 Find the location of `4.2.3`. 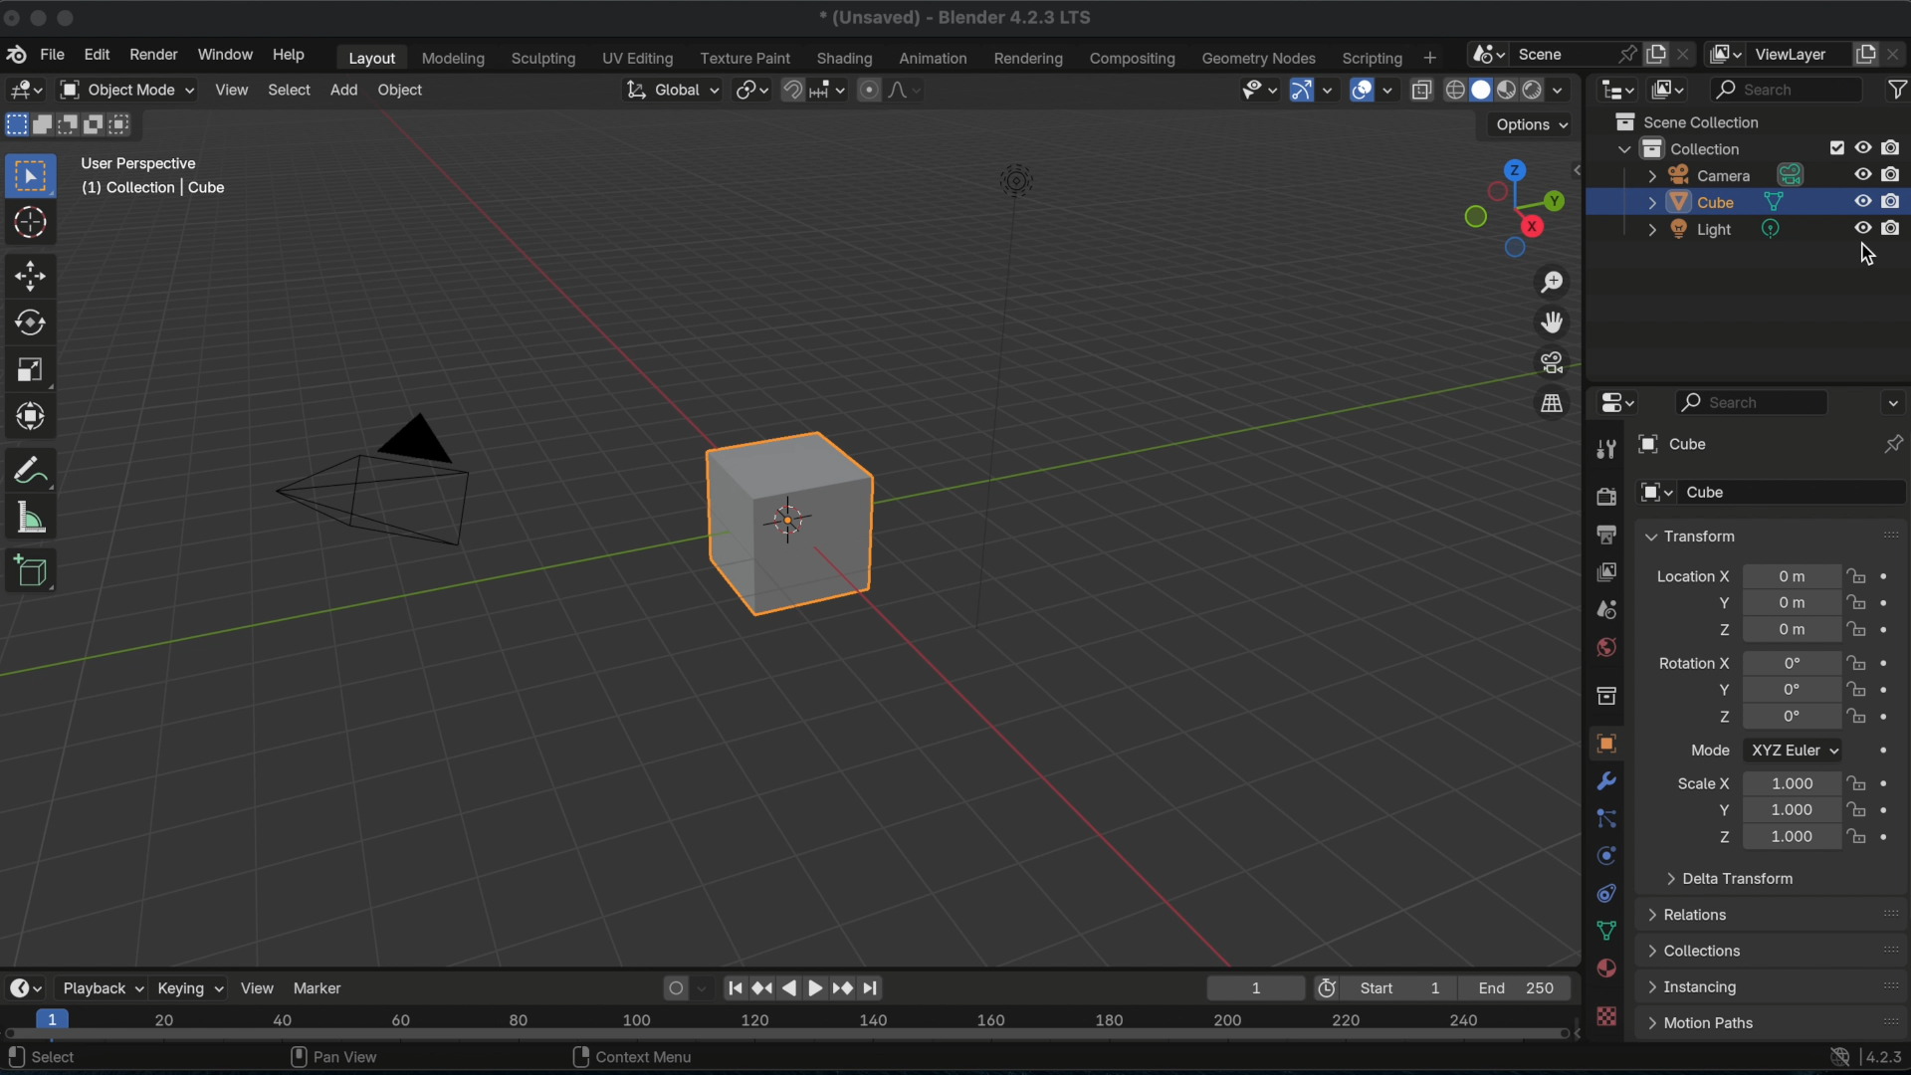

4.2.3 is located at coordinates (1886, 1058).